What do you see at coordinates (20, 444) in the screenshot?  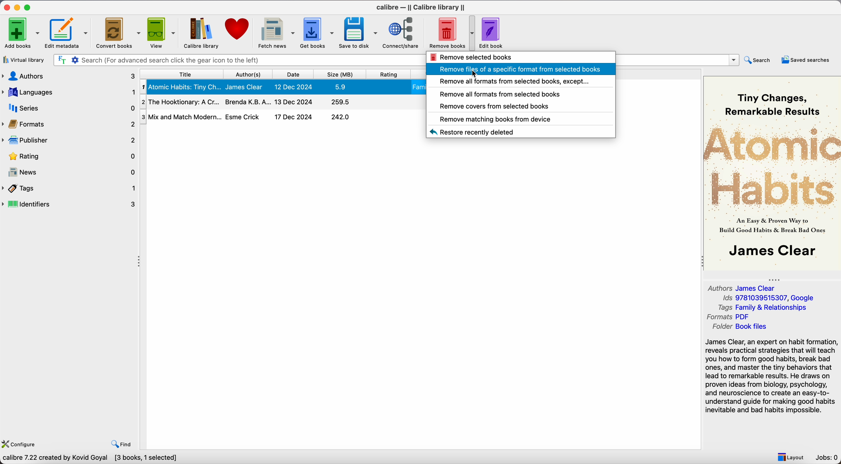 I see `configure` at bounding box center [20, 444].